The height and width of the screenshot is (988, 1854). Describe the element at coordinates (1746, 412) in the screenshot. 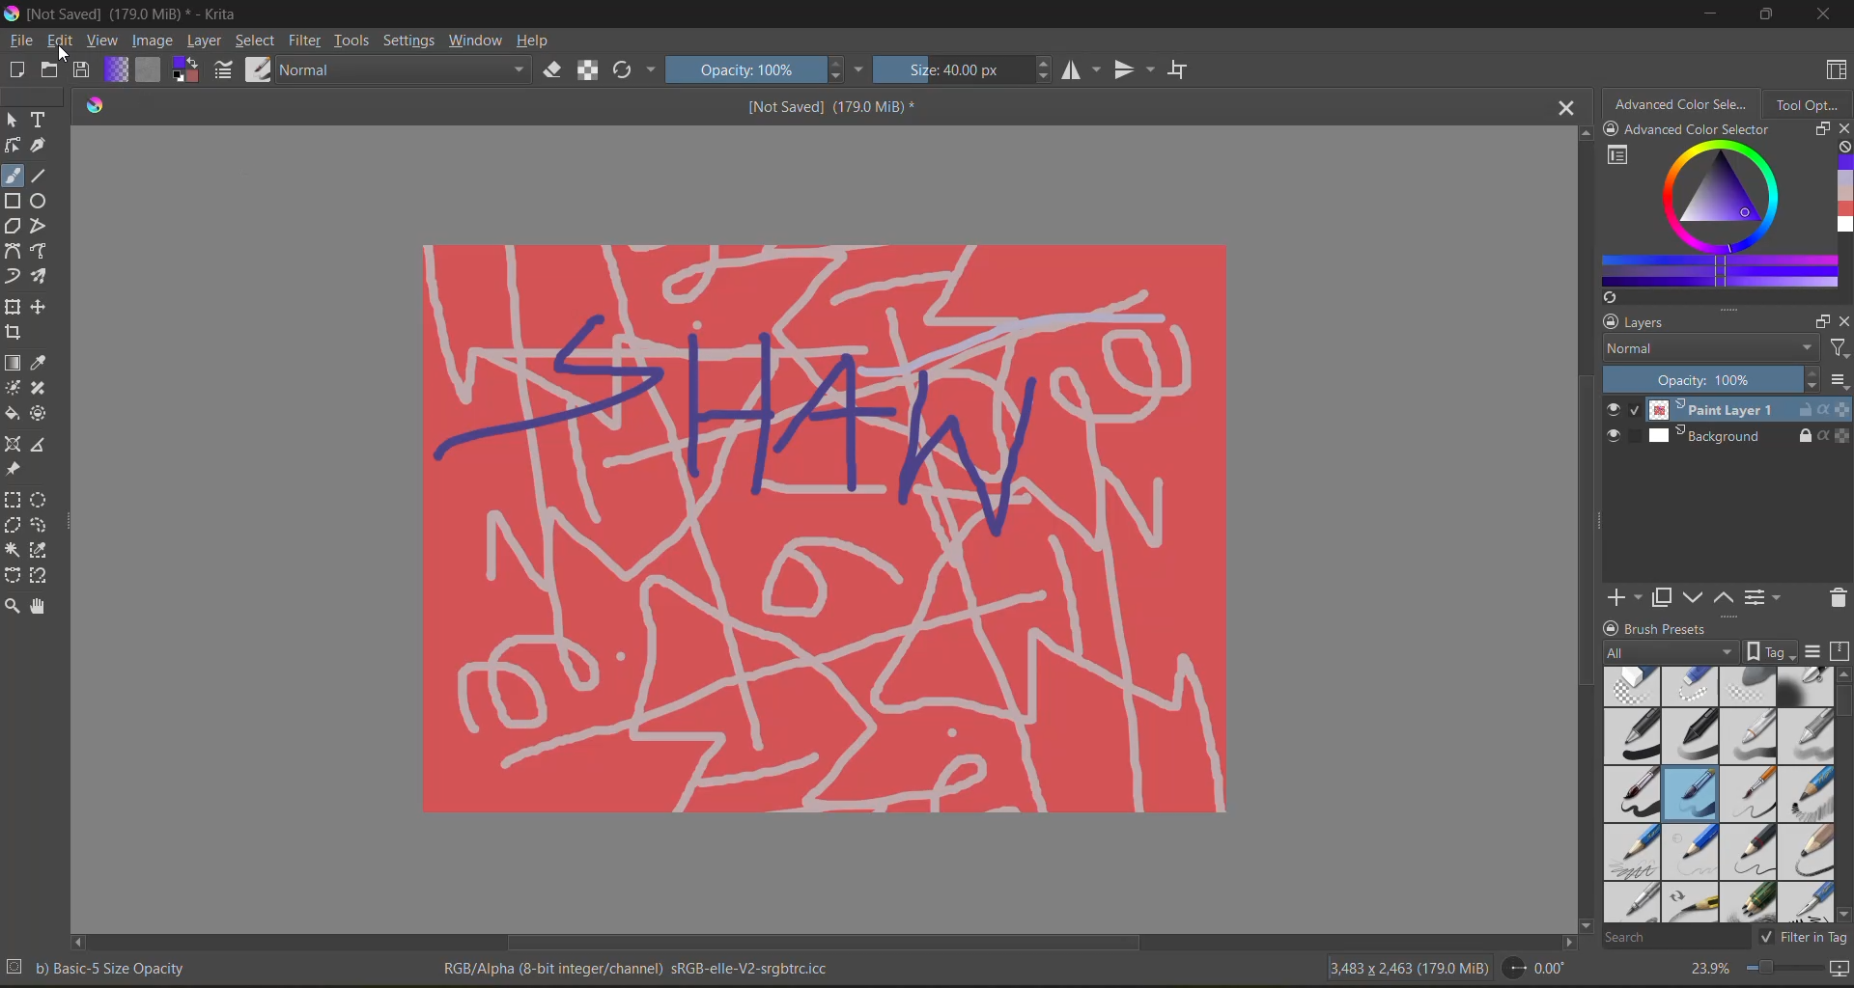

I see `Paint Layer 1` at that location.